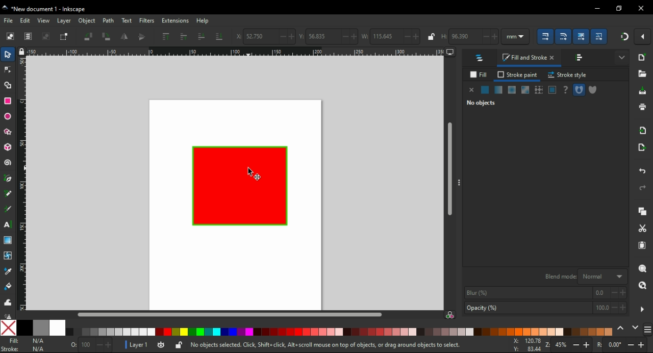  What do you see at coordinates (8, 287) in the screenshot?
I see `paint bucket tool` at bounding box center [8, 287].